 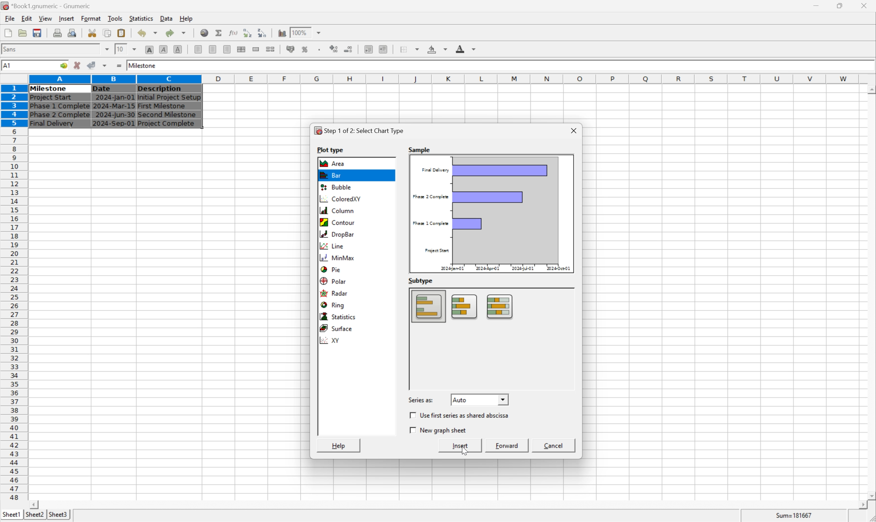 What do you see at coordinates (226, 50) in the screenshot?
I see `align right` at bounding box center [226, 50].